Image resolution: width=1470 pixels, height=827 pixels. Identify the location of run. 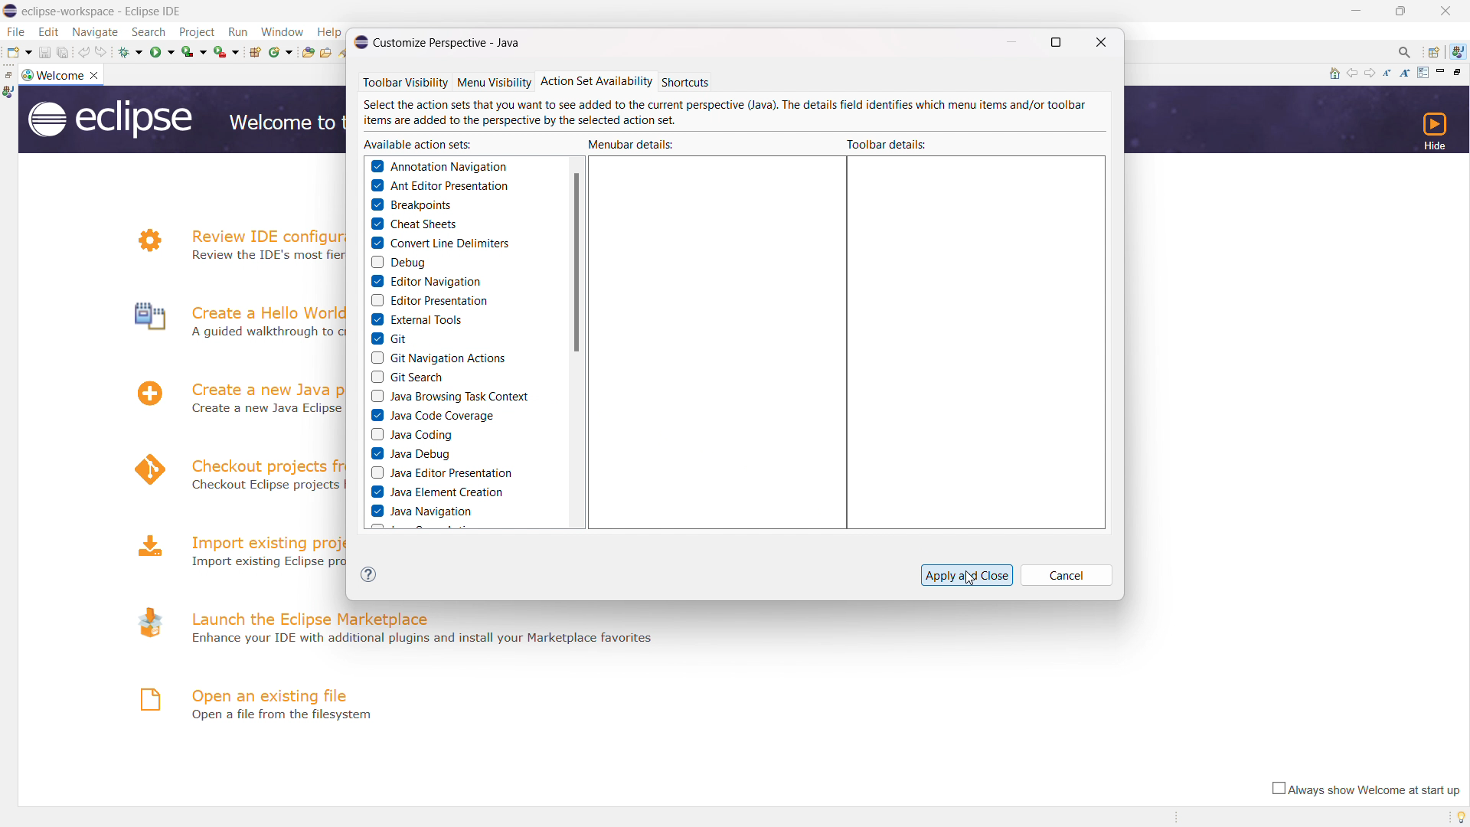
(161, 52).